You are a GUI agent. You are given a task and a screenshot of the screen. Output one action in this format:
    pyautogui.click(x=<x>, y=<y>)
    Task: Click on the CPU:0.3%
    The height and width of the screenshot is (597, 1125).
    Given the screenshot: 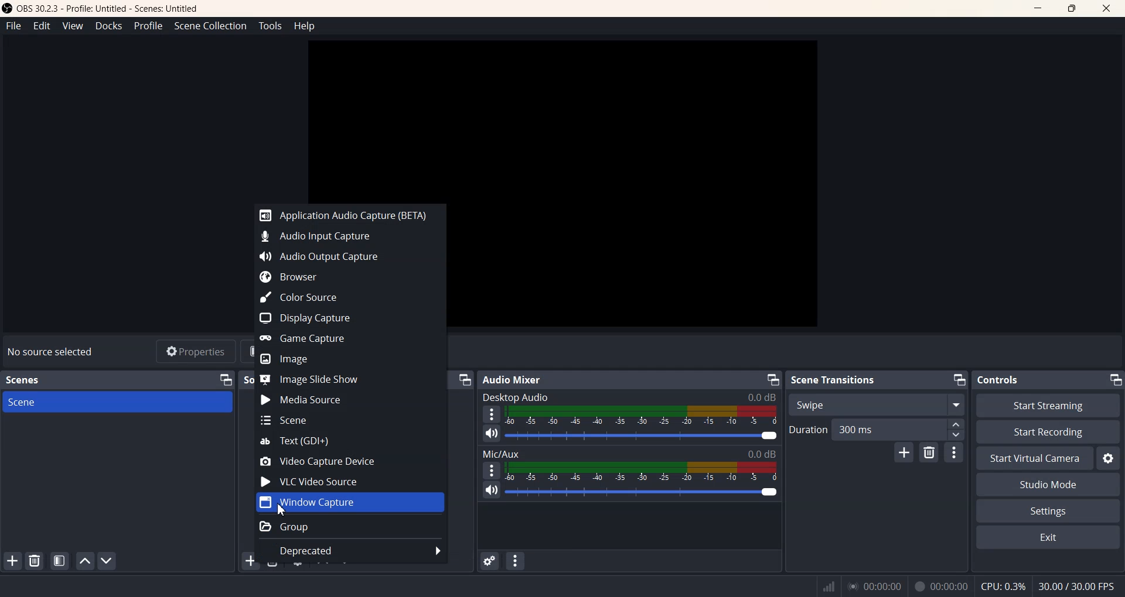 What is the action you would take?
    pyautogui.click(x=1002, y=585)
    